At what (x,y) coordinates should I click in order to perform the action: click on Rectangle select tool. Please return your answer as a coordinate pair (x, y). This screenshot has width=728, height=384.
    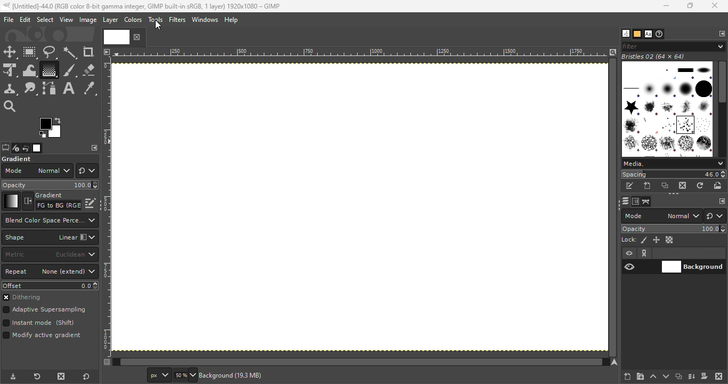
    Looking at the image, I should click on (30, 53).